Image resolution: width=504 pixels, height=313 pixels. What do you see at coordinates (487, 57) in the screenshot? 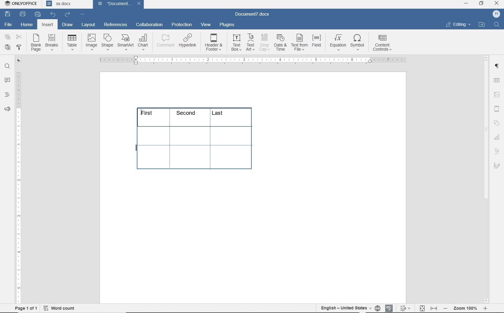
I see `scroll up` at bounding box center [487, 57].